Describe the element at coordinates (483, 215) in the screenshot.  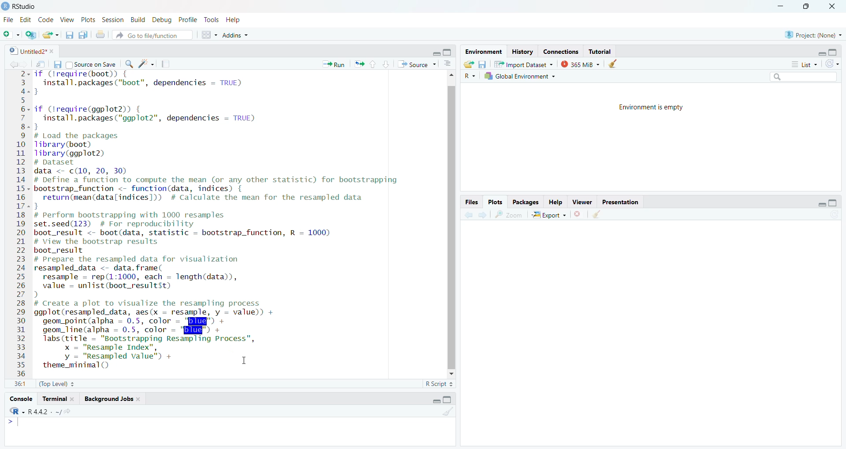
I see `go forward` at that location.